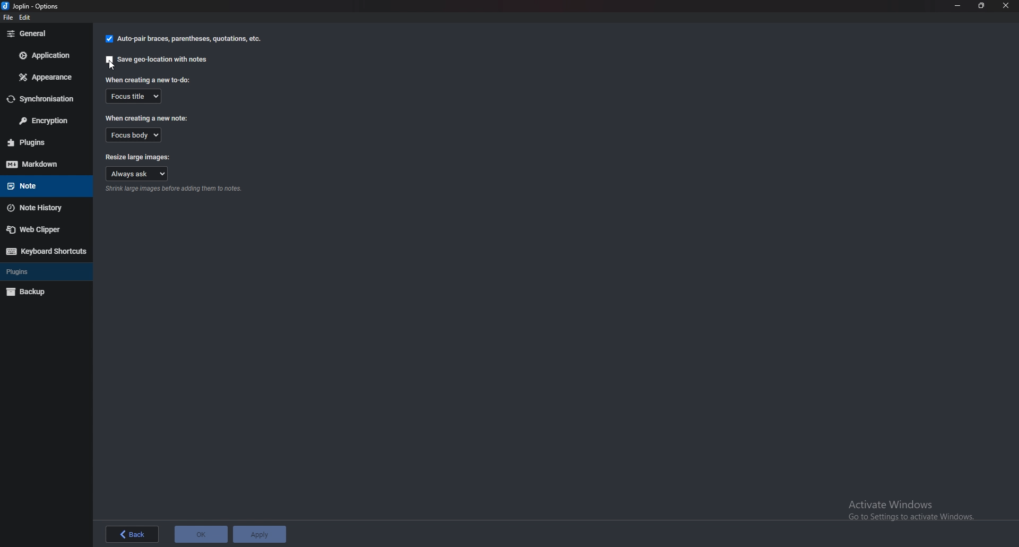 Image resolution: width=1019 pixels, height=547 pixels. I want to click on Activate windows pop up, so click(912, 511).